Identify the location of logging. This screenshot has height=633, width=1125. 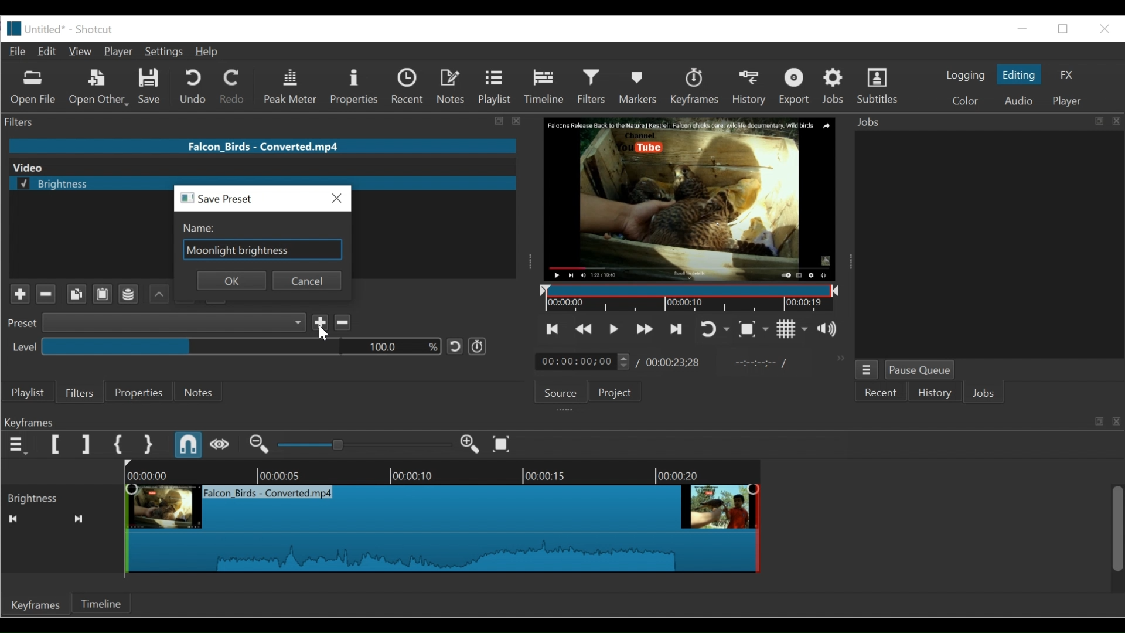
(964, 76).